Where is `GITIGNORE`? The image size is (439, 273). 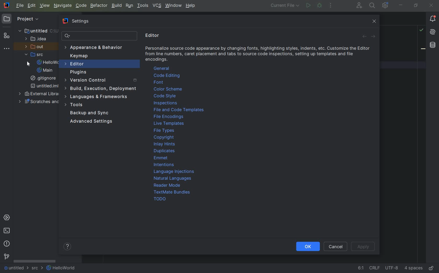
GITIGNORE is located at coordinates (45, 78).